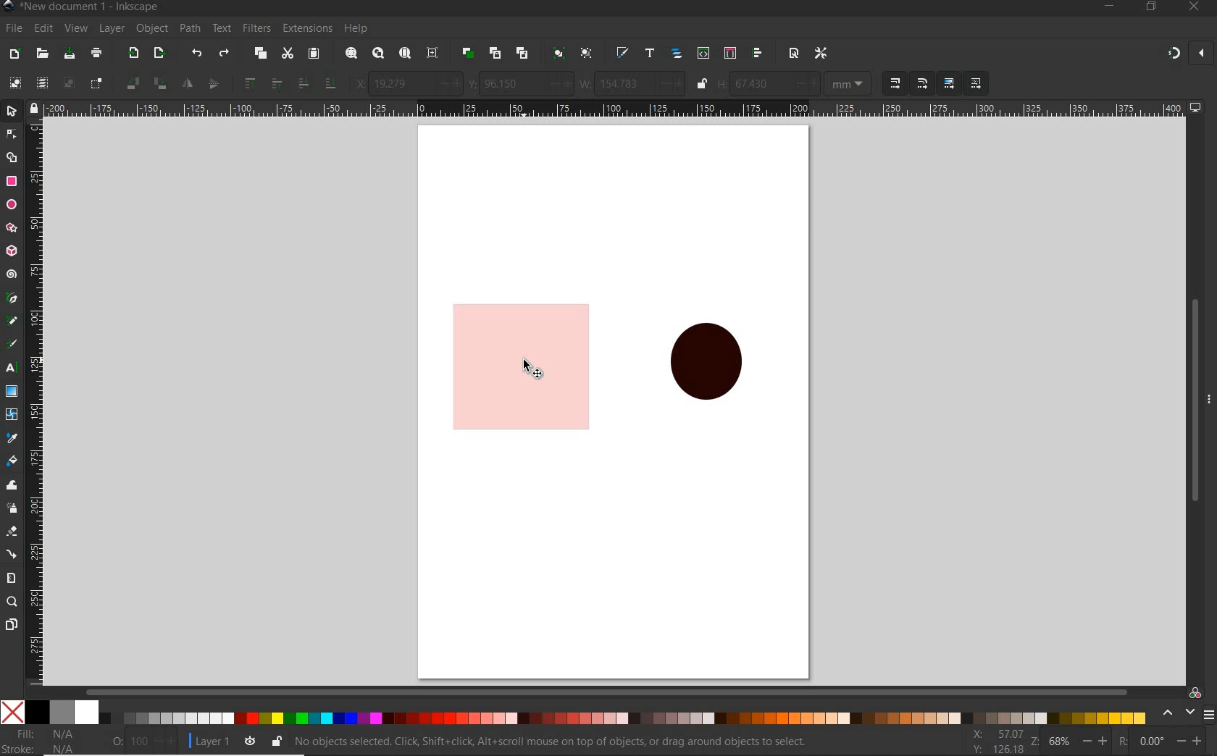 This screenshot has width=1217, height=756. Describe the element at coordinates (46, 742) in the screenshot. I see `file &stroke` at that location.